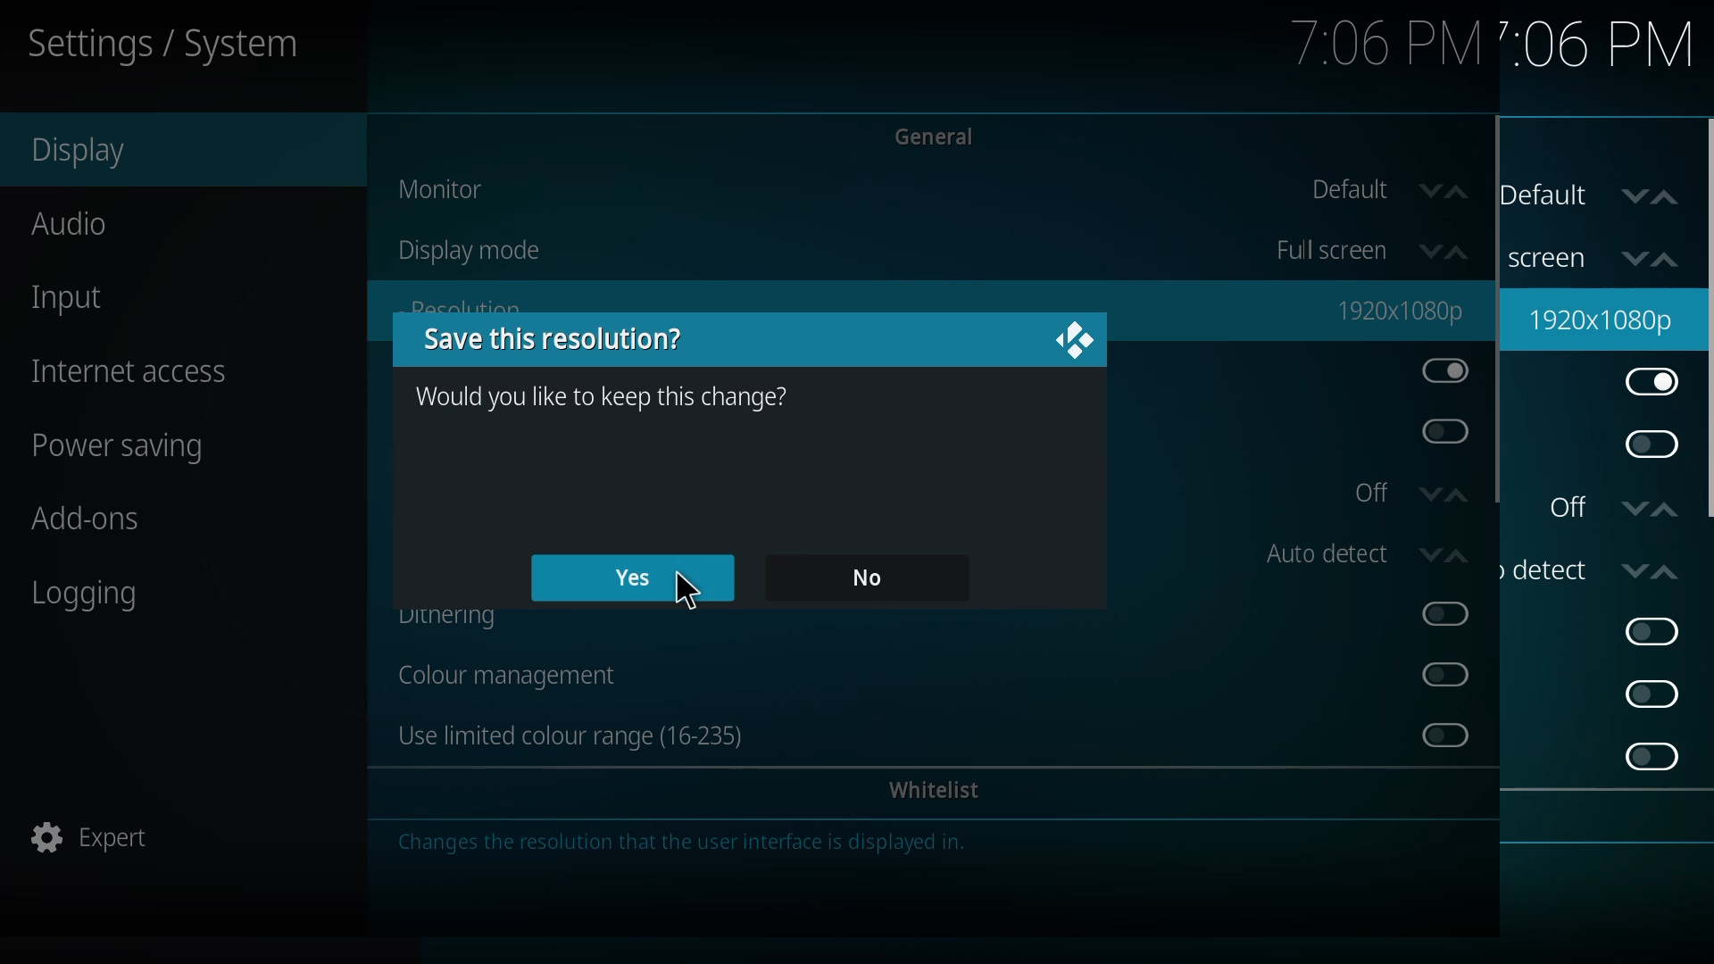 The image size is (1714, 964). Describe the element at coordinates (521, 674) in the screenshot. I see `color management` at that location.